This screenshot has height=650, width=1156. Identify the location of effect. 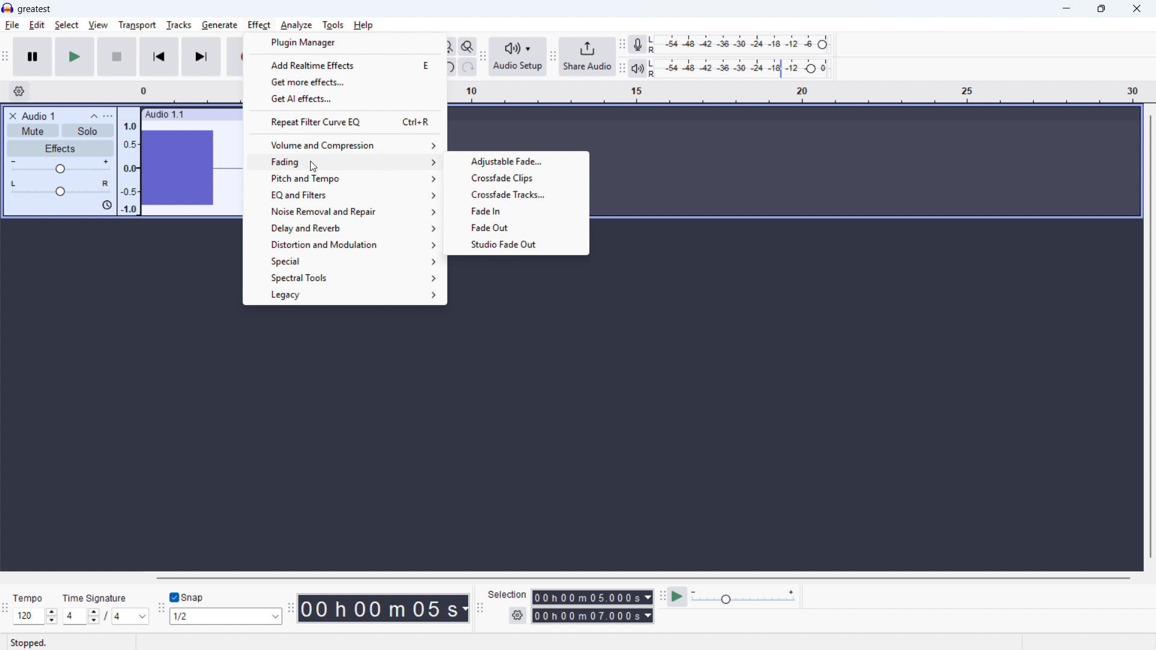
(312, 167).